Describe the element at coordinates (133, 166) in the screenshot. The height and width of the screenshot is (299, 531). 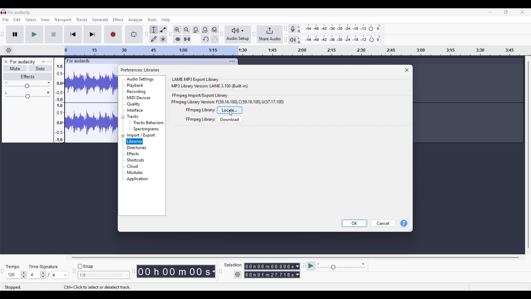
I see `Cloud ` at that location.